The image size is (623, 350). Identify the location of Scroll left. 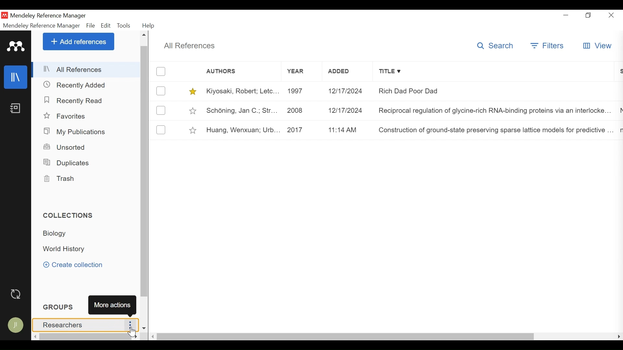
(35, 336).